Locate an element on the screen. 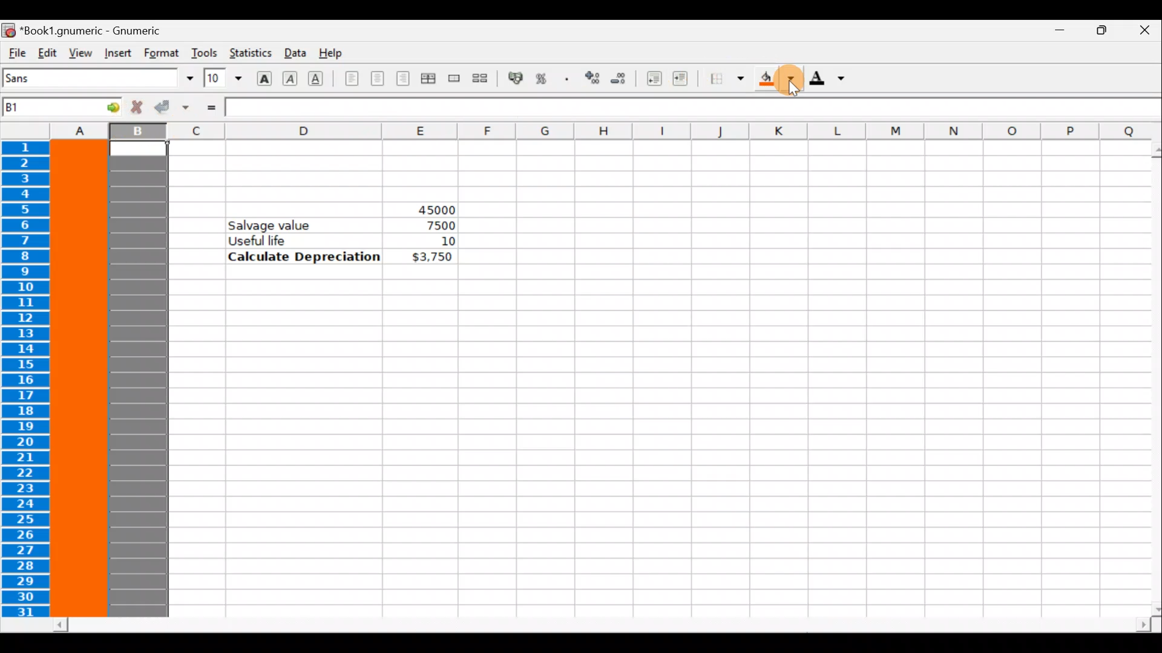 The width and height of the screenshot is (1162, 653). Centre horizontally is located at coordinates (377, 82).